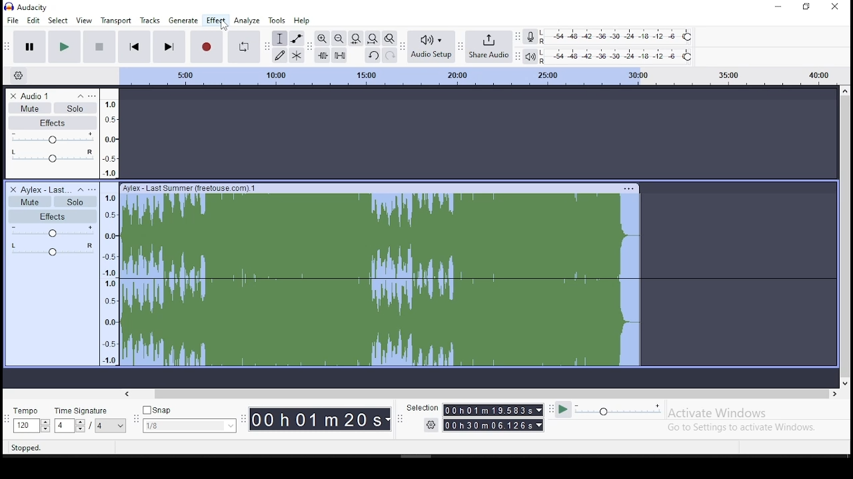 Image resolution: width=853 pixels, height=479 pixels. What do you see at coordinates (279, 55) in the screenshot?
I see `draw tool` at bounding box center [279, 55].